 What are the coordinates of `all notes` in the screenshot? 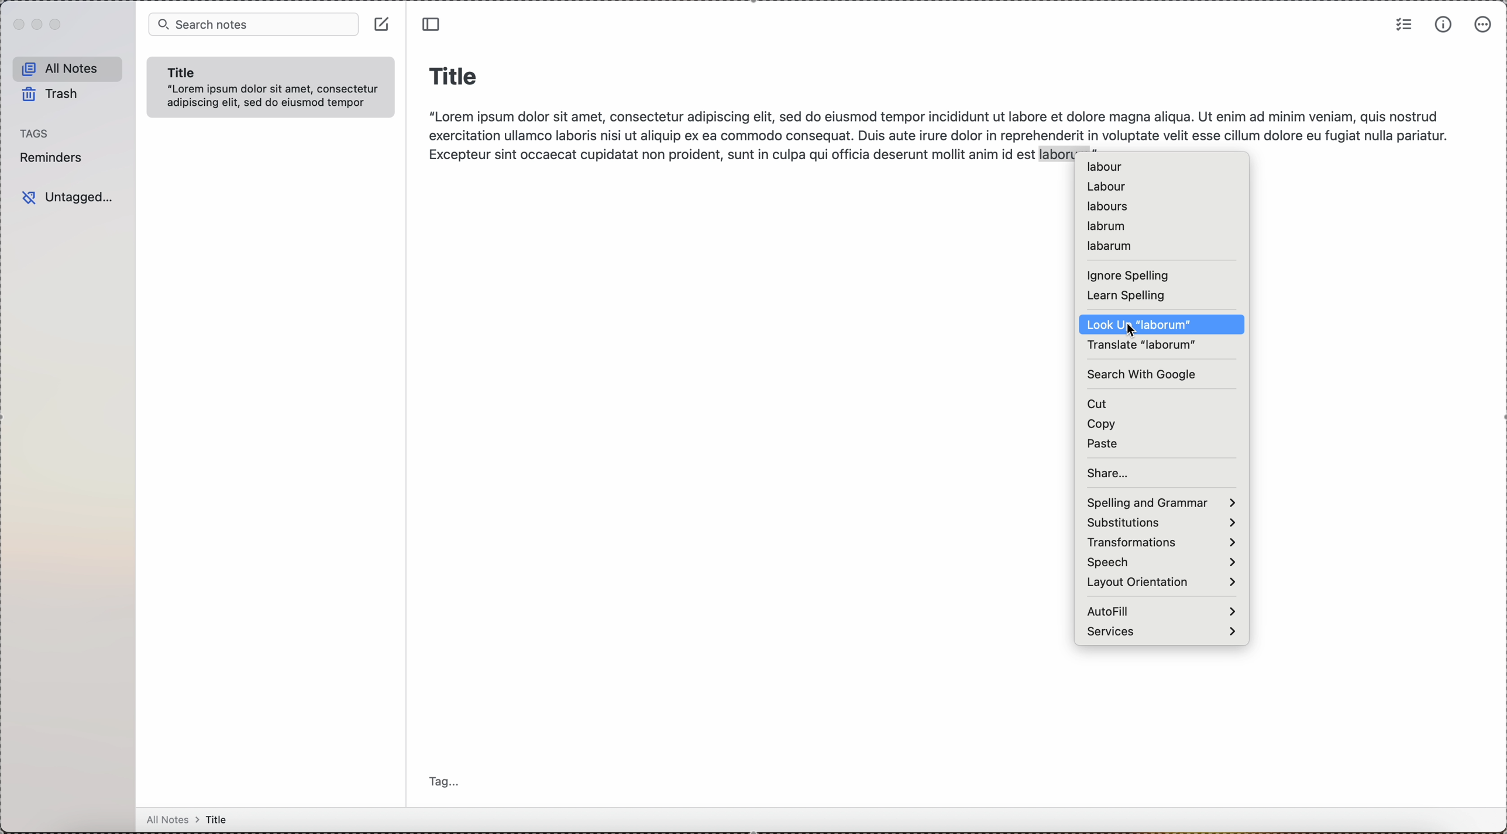 It's located at (194, 819).